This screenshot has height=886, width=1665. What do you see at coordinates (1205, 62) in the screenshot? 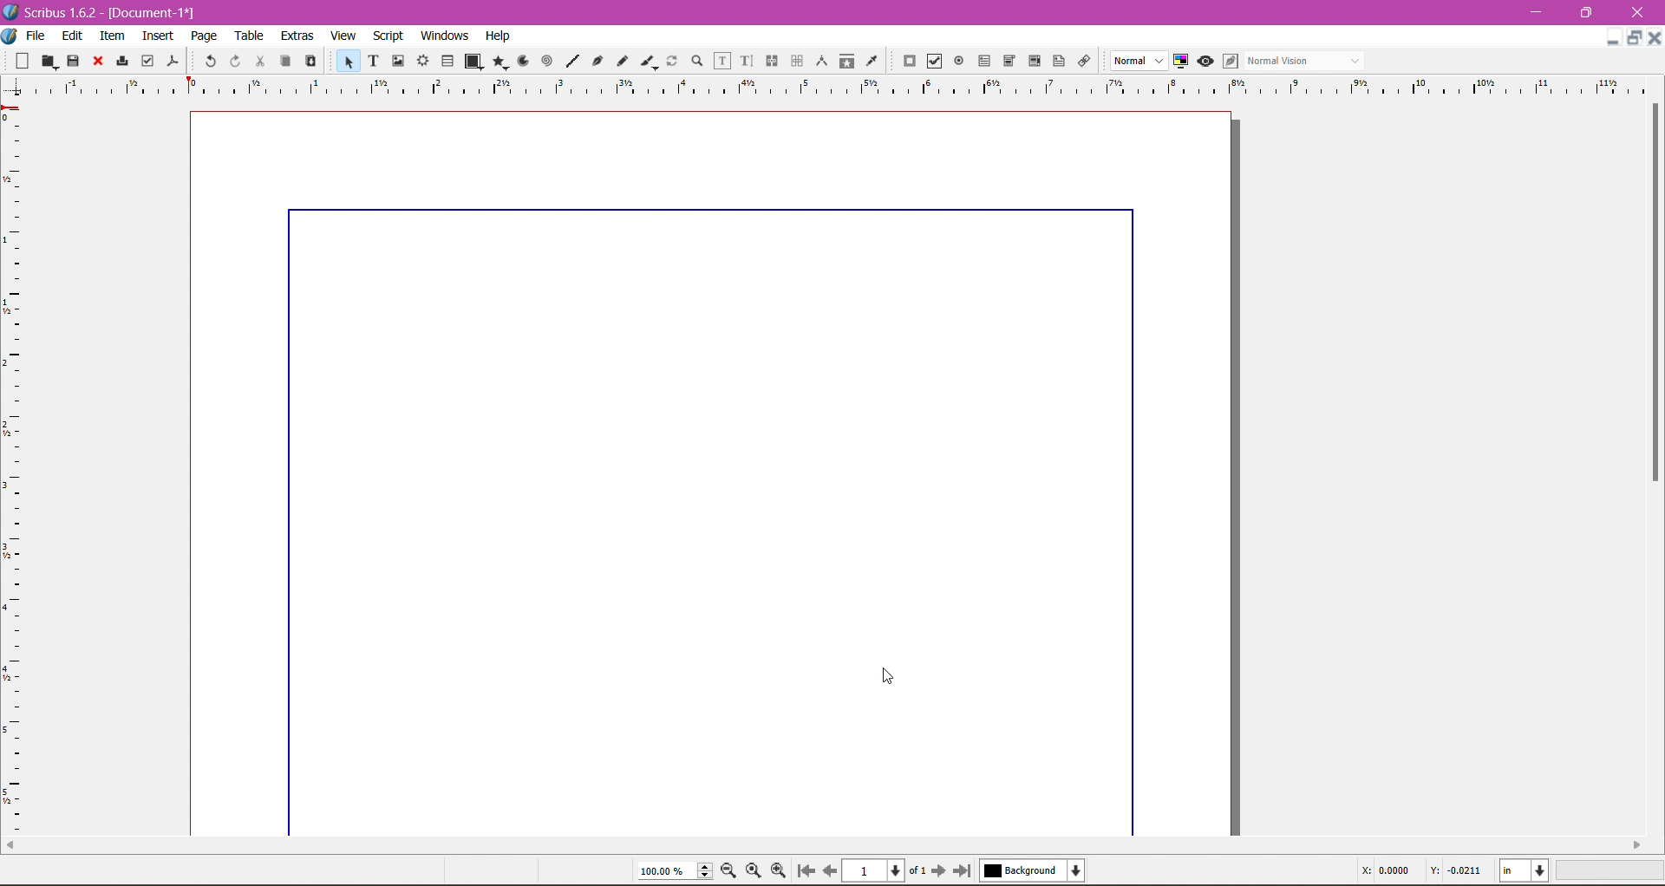
I see `Preview mode` at bounding box center [1205, 62].